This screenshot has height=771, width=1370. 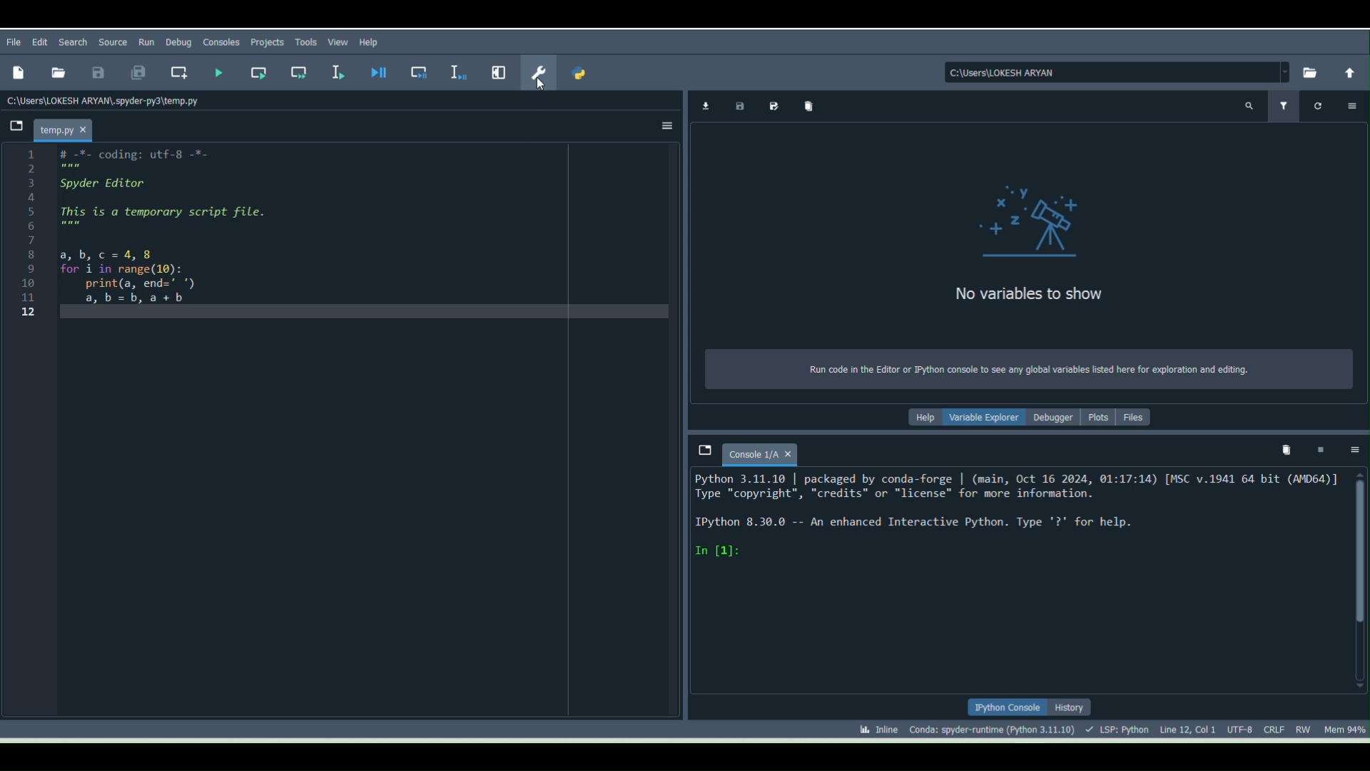 What do you see at coordinates (811, 104) in the screenshot?
I see `Remove all variables` at bounding box center [811, 104].